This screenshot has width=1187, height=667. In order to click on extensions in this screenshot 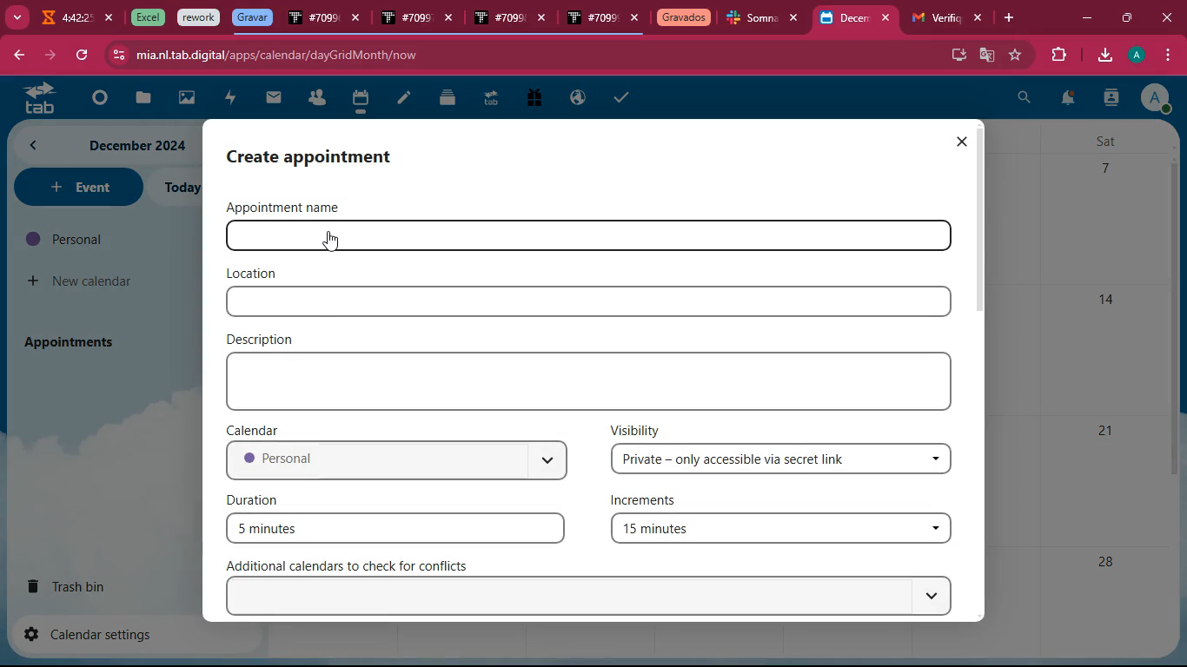, I will do `click(1056, 56)`.